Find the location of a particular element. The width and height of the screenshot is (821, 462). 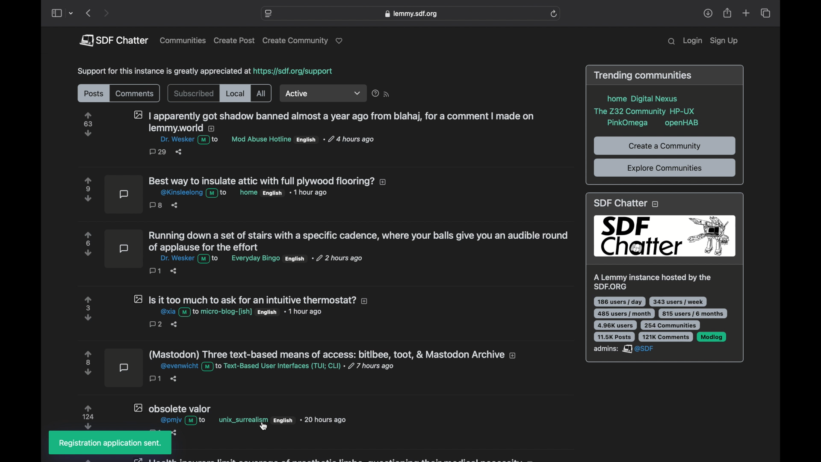

post is located at coordinates (239, 196).